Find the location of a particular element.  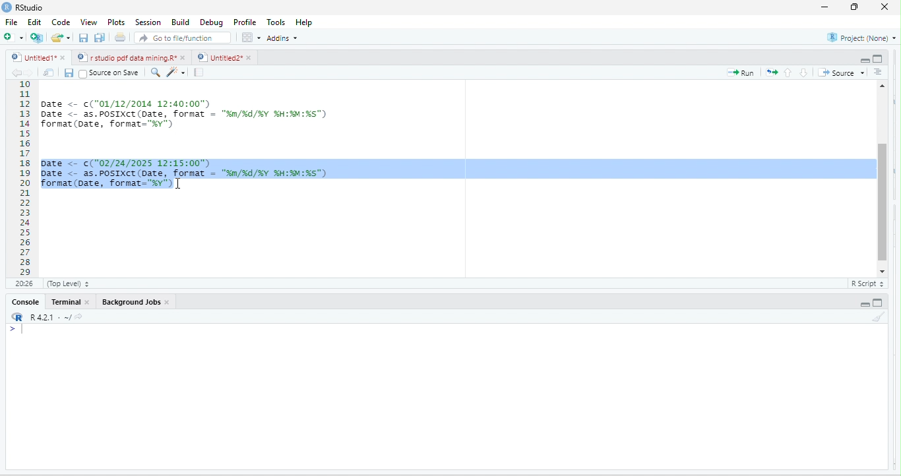

 cursor movement is located at coordinates (177, 185).